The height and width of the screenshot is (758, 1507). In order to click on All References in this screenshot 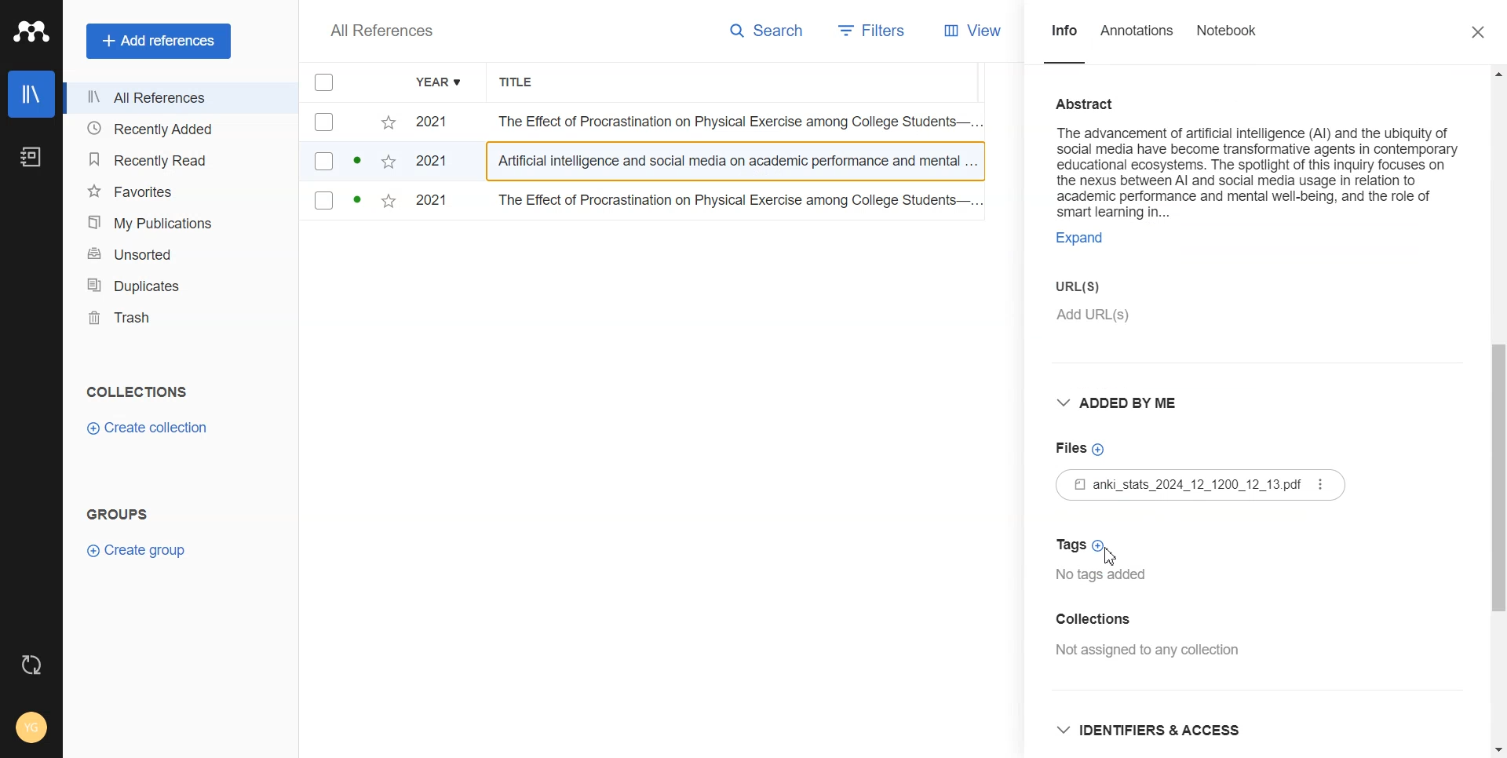, I will do `click(180, 100)`.